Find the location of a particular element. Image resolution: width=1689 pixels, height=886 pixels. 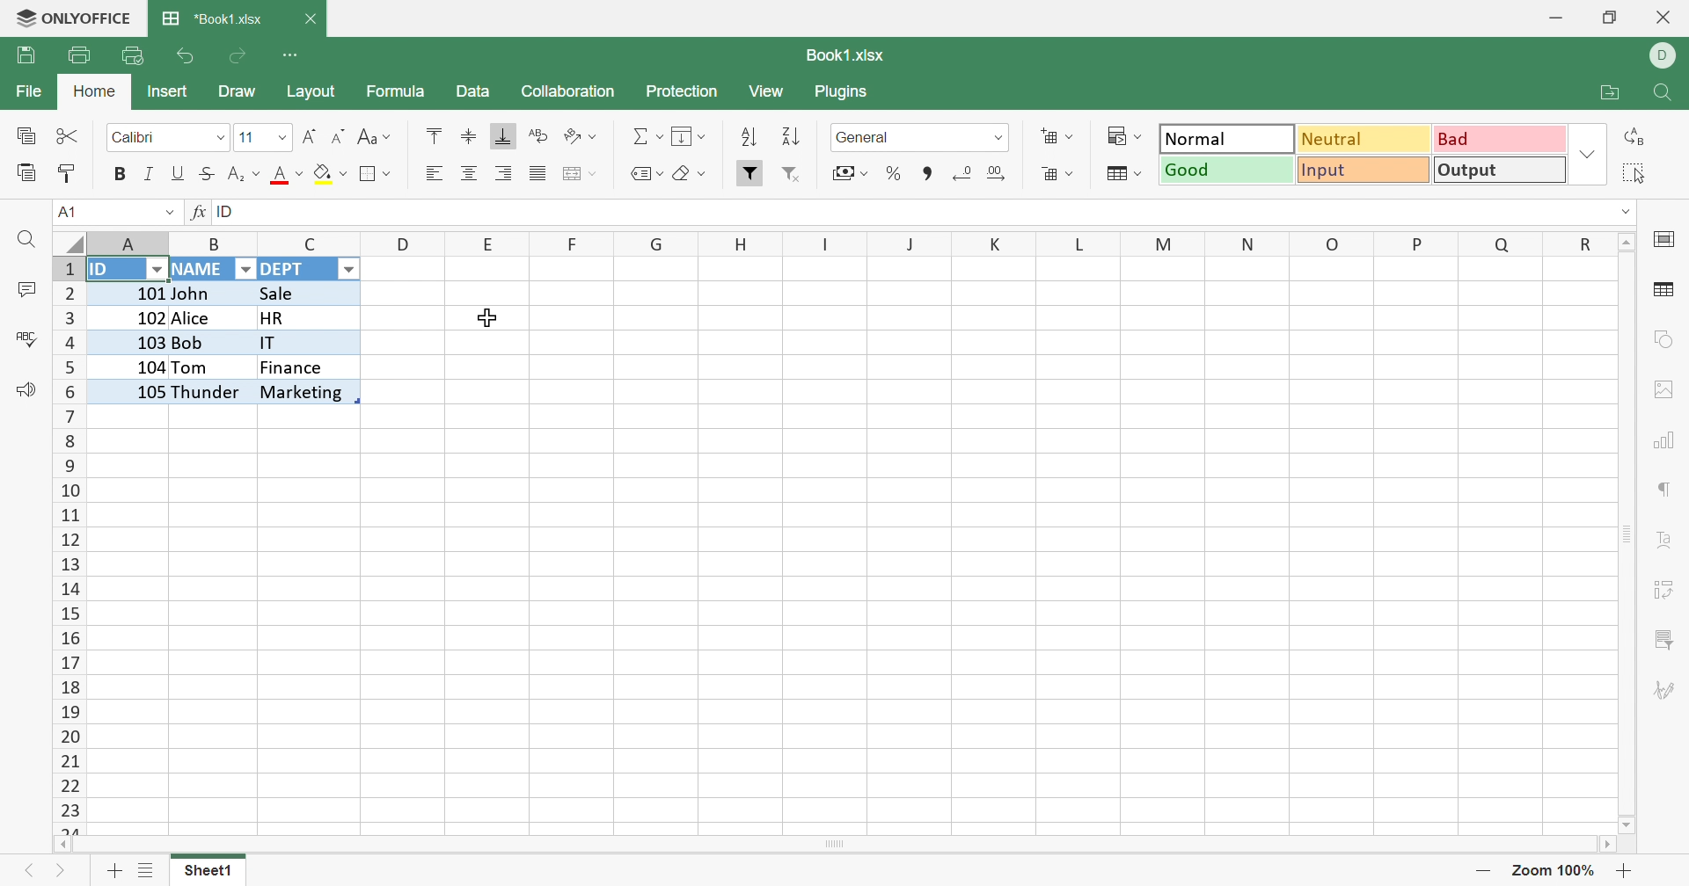

Justified is located at coordinates (539, 173).